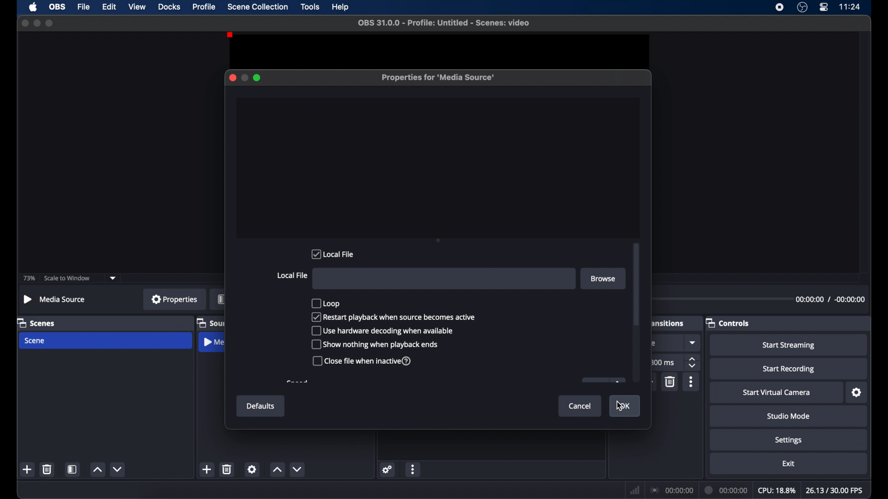 This screenshot has width=888, height=499. I want to click on scene transitions, so click(669, 323).